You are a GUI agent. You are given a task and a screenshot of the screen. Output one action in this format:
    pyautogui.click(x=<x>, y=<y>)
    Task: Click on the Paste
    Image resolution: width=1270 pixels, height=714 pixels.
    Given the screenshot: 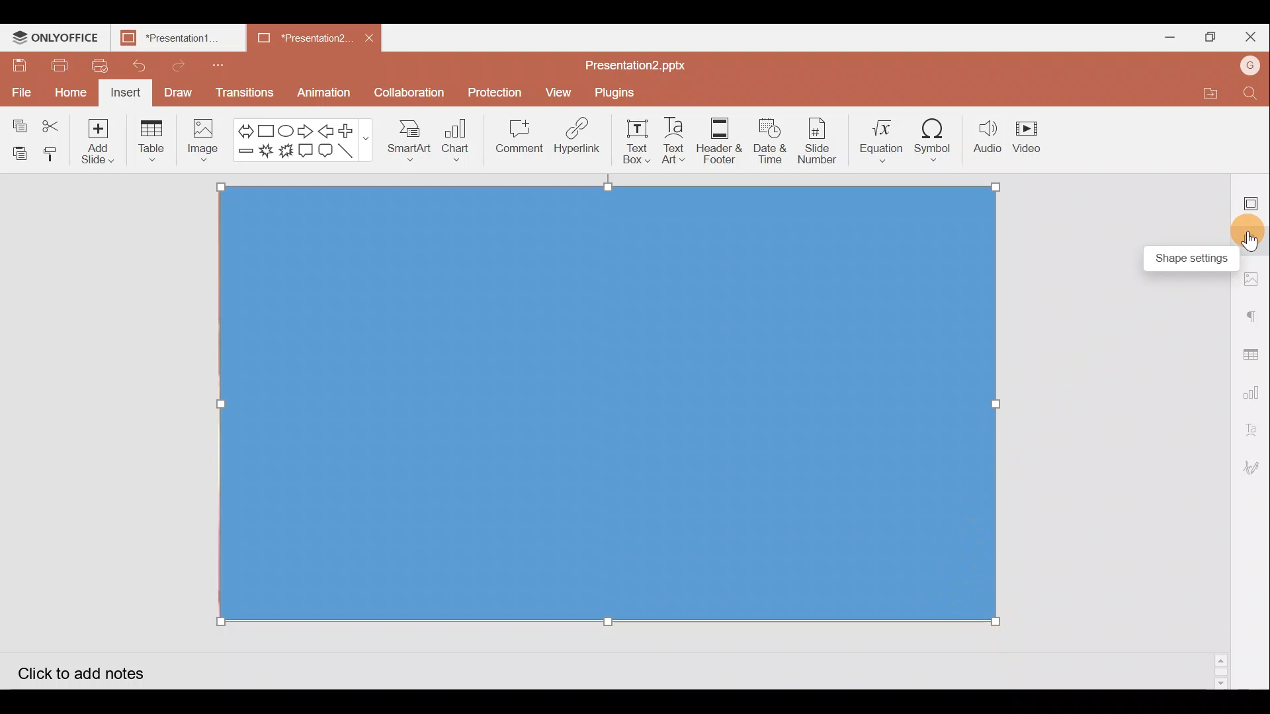 What is the action you would take?
    pyautogui.click(x=19, y=151)
    